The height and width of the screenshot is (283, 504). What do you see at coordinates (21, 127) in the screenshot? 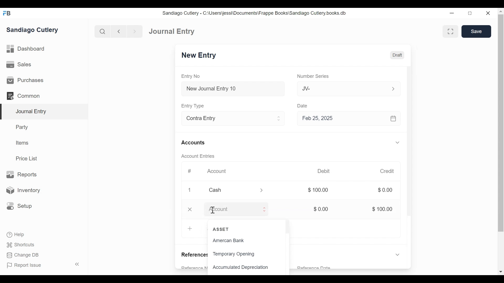
I see `Party` at bounding box center [21, 127].